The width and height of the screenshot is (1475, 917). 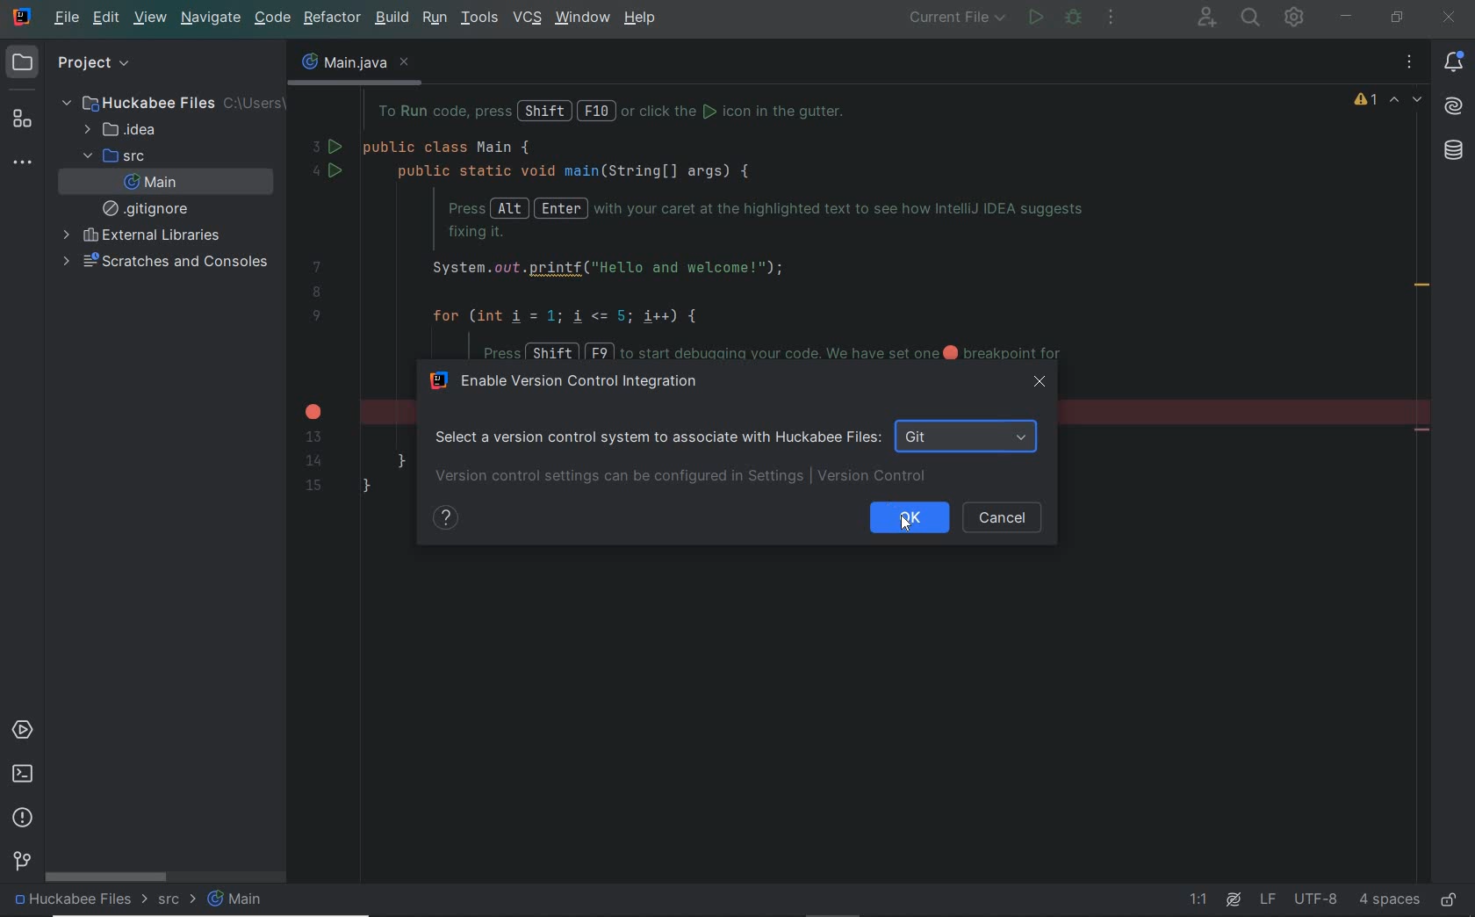 What do you see at coordinates (1453, 152) in the screenshot?
I see `database` at bounding box center [1453, 152].